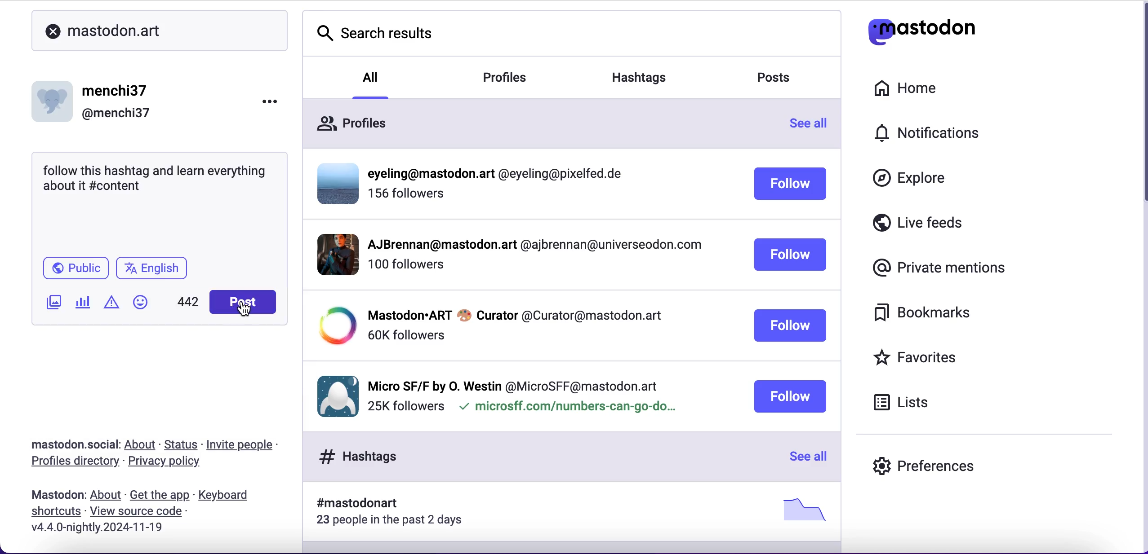  What do you see at coordinates (72, 268) in the screenshot?
I see `public` at bounding box center [72, 268].